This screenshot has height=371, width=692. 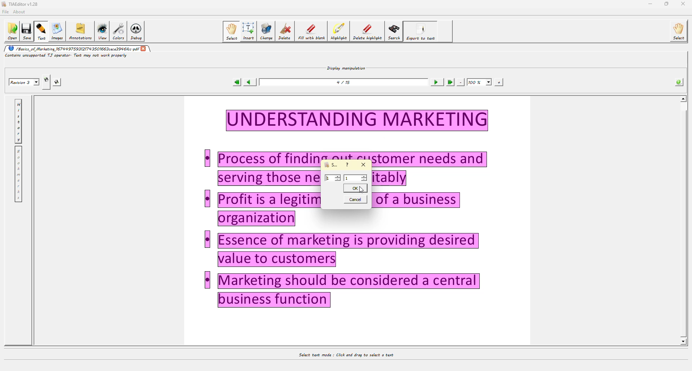 I want to click on about, so click(x=19, y=12).